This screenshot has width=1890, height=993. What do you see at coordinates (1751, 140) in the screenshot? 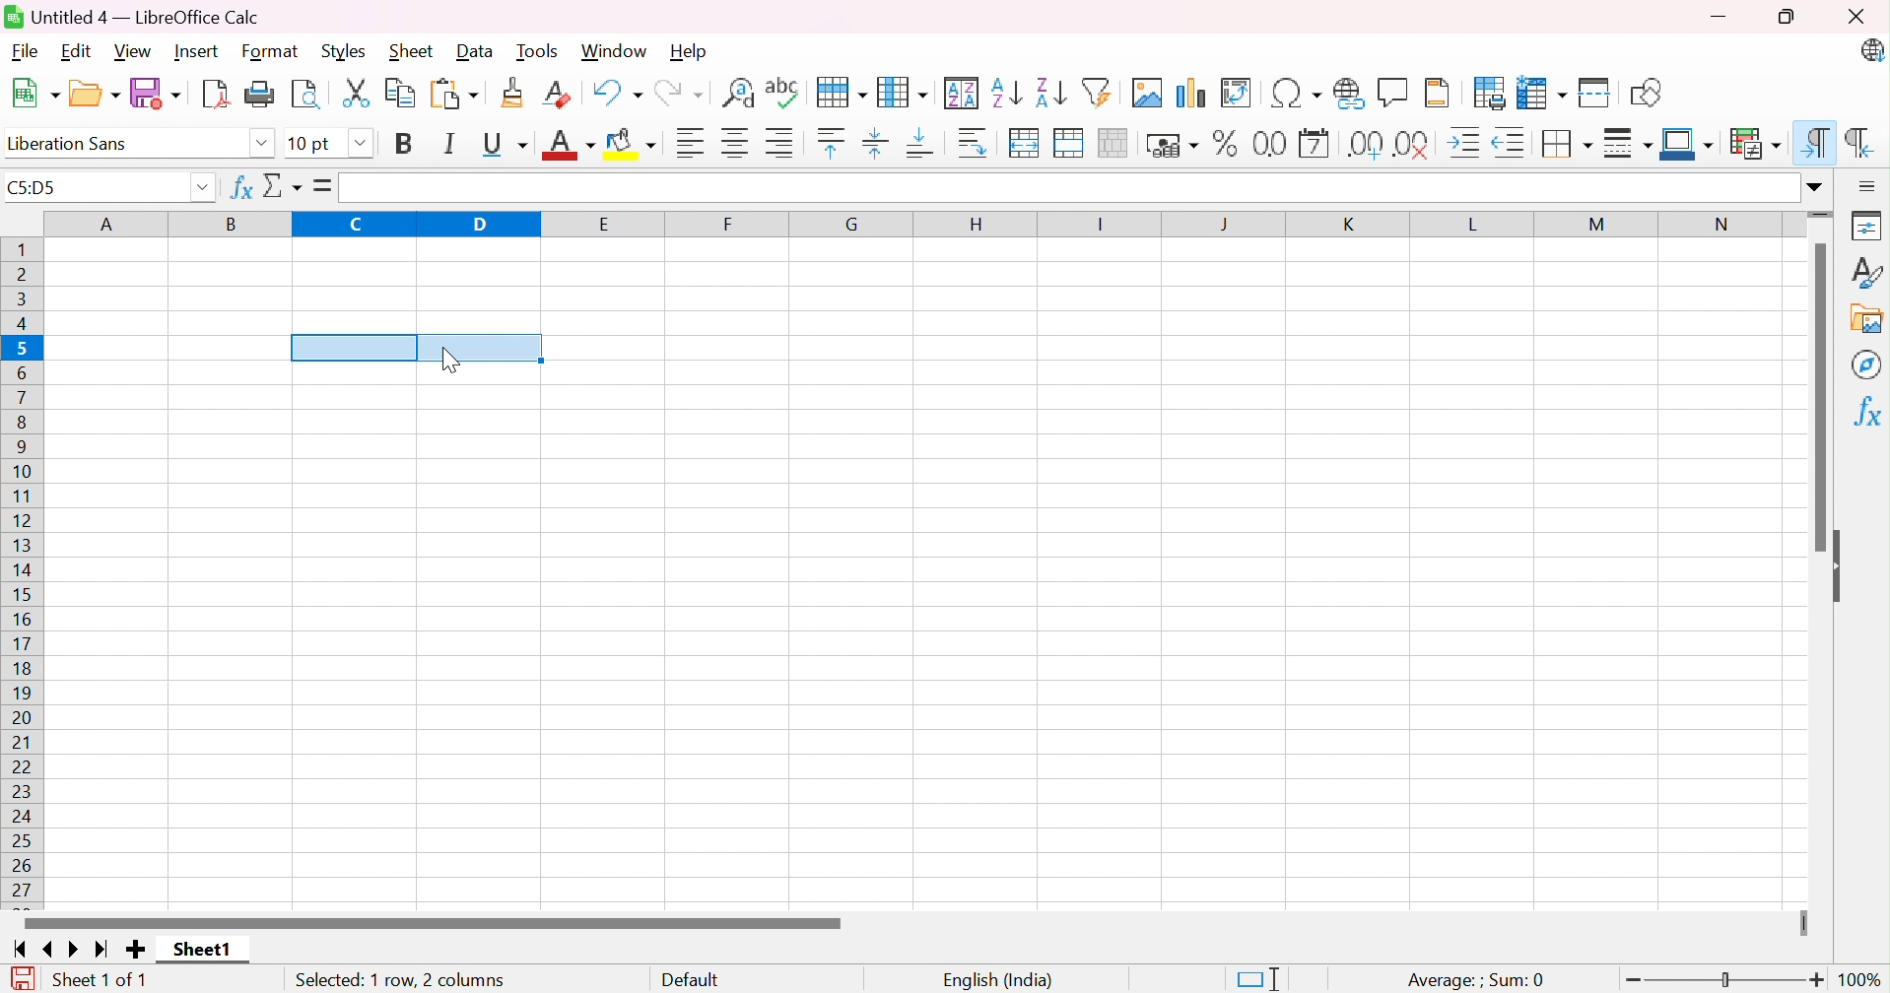
I see `Conditional` at bounding box center [1751, 140].